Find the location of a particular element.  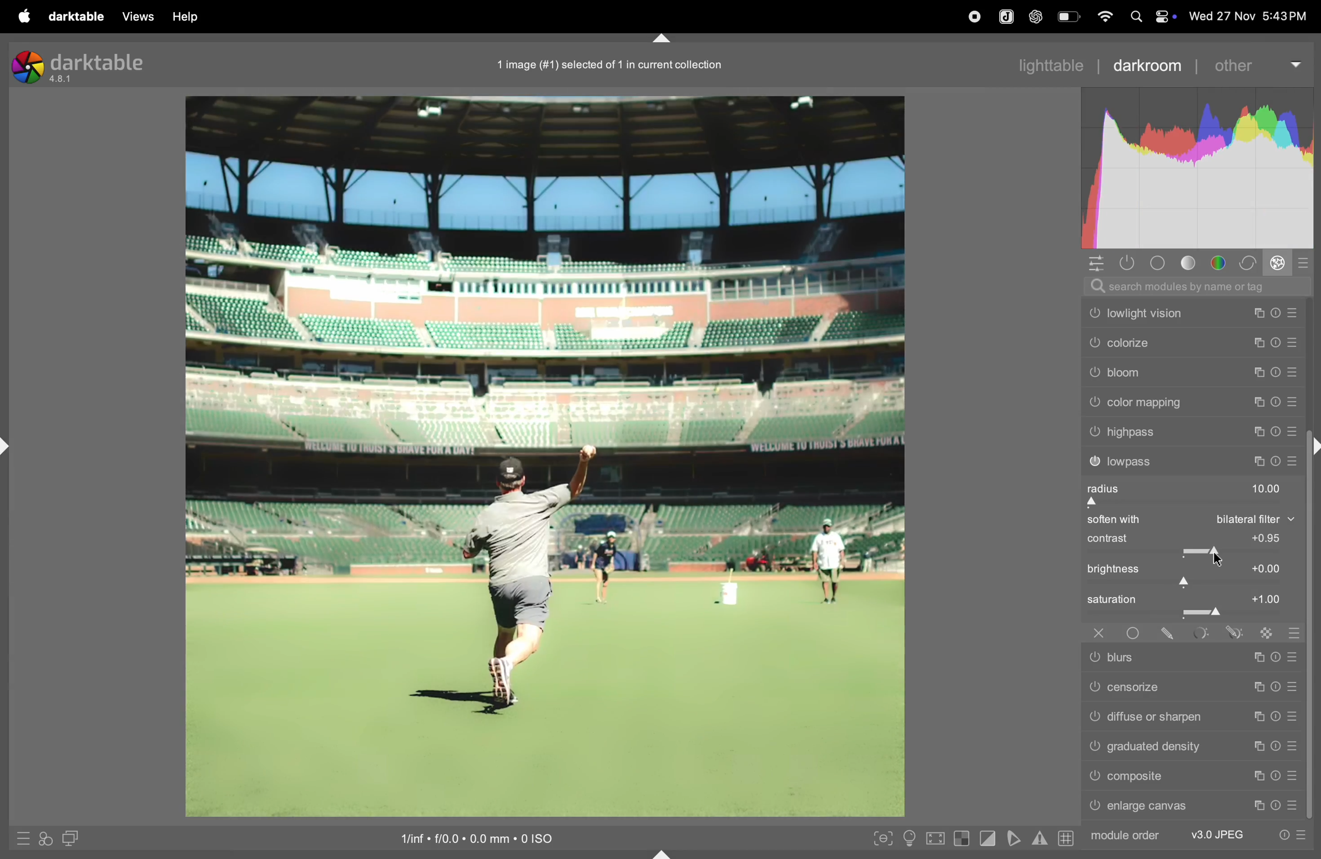

uniformity is located at coordinates (1136, 634).